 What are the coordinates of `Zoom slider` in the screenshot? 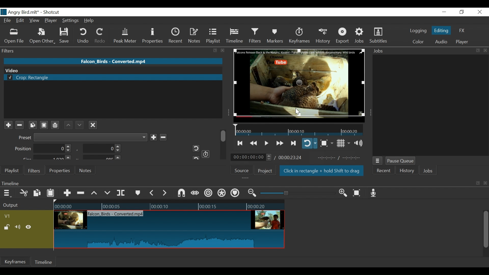 It's located at (298, 193).